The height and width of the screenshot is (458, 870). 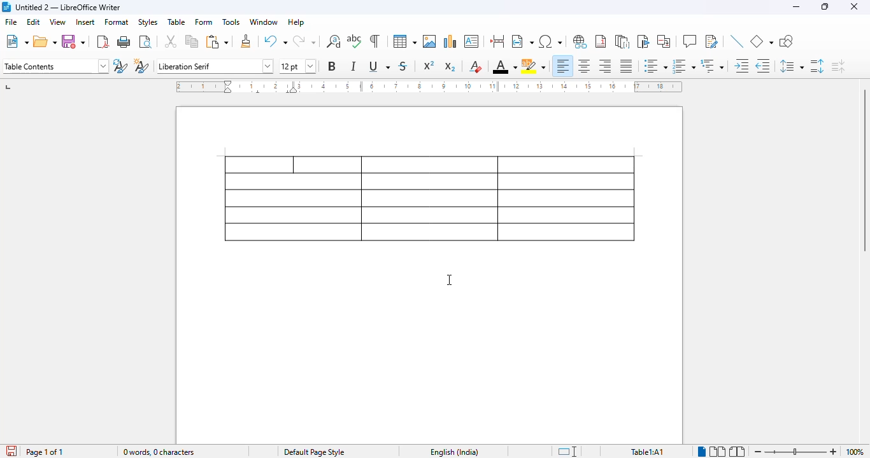 I want to click on book view, so click(x=737, y=451).